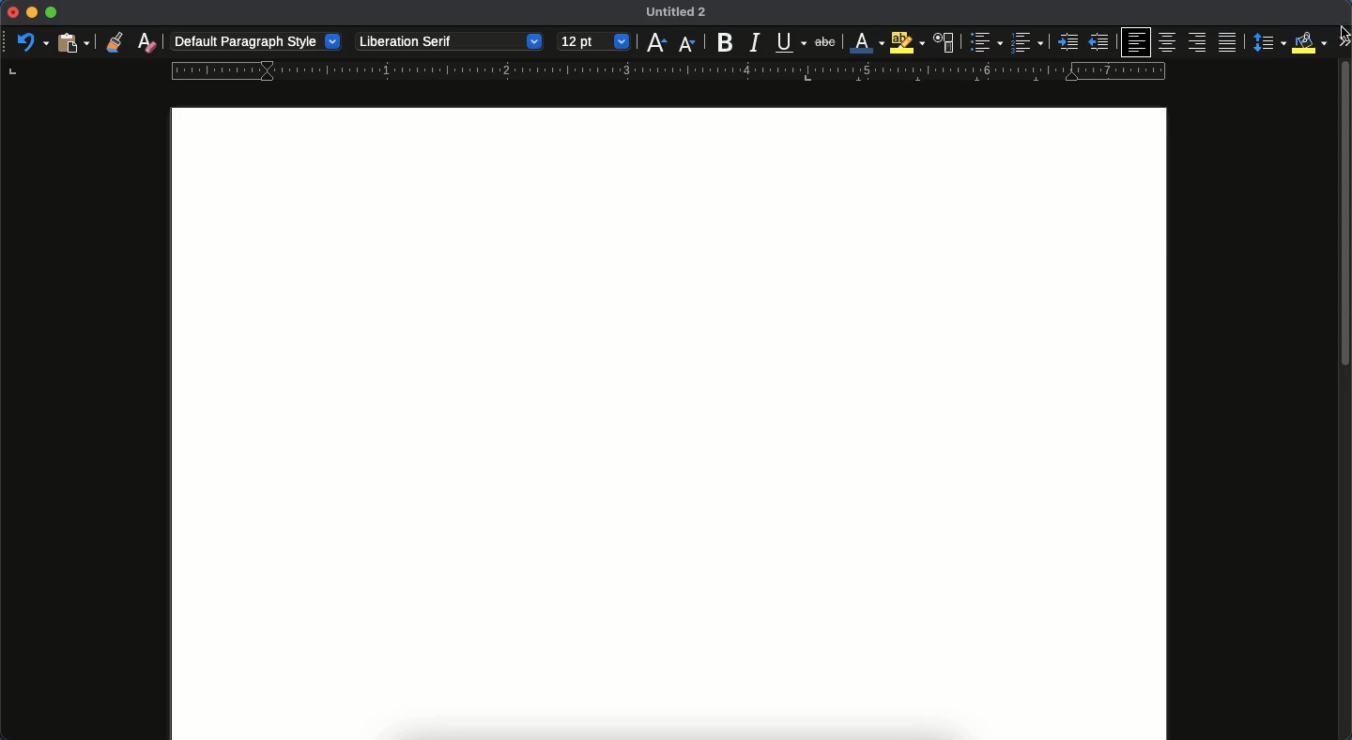 The image size is (1352, 740). What do you see at coordinates (1340, 30) in the screenshot?
I see `Cursor` at bounding box center [1340, 30].